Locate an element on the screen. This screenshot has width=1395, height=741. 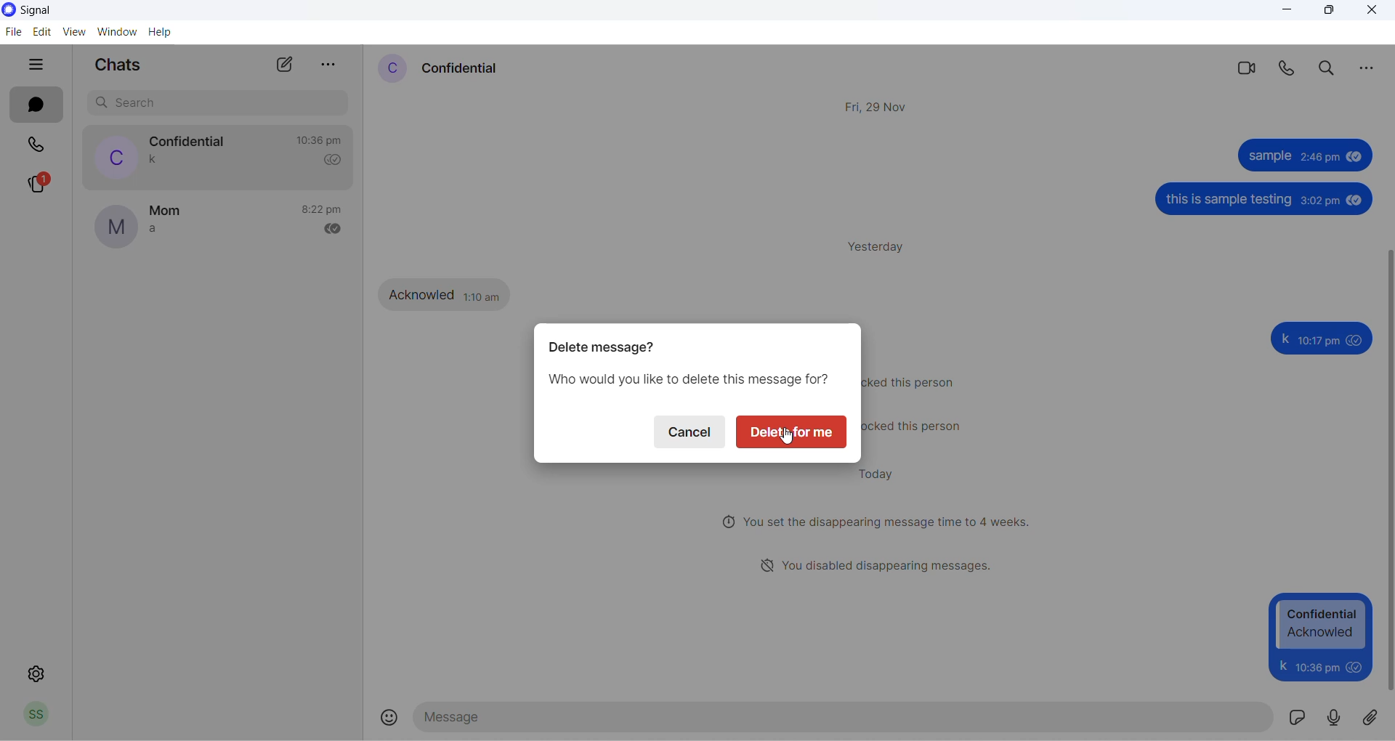
sticker is located at coordinates (1297, 717).